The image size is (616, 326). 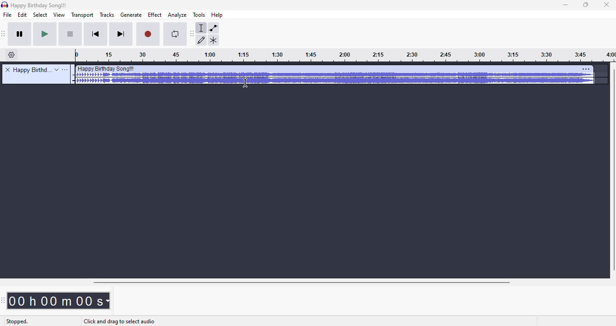 What do you see at coordinates (71, 35) in the screenshot?
I see `stop` at bounding box center [71, 35].